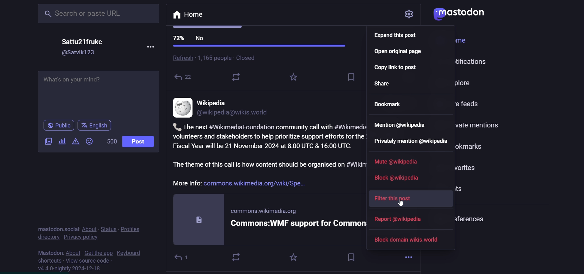 The image size is (584, 274). Describe the element at coordinates (409, 141) in the screenshot. I see `private mention` at that location.